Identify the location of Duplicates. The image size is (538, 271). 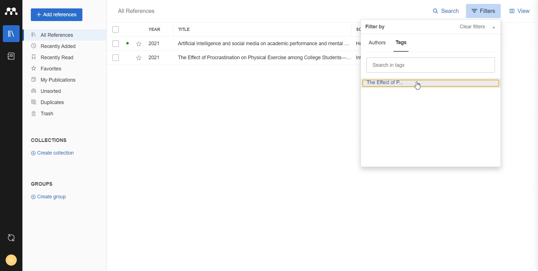
(60, 102).